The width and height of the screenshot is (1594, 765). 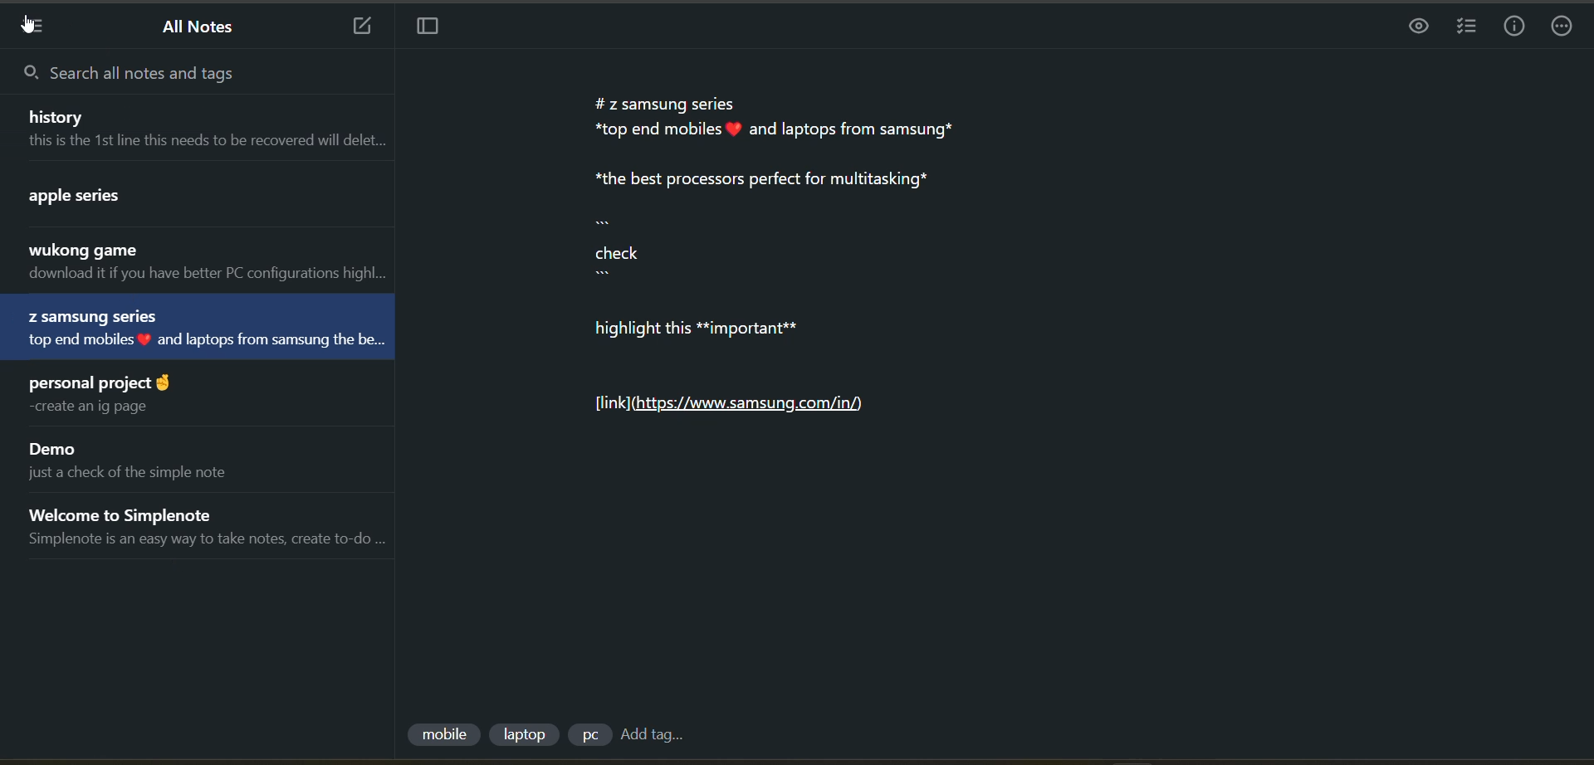 I want to click on info, so click(x=1513, y=27).